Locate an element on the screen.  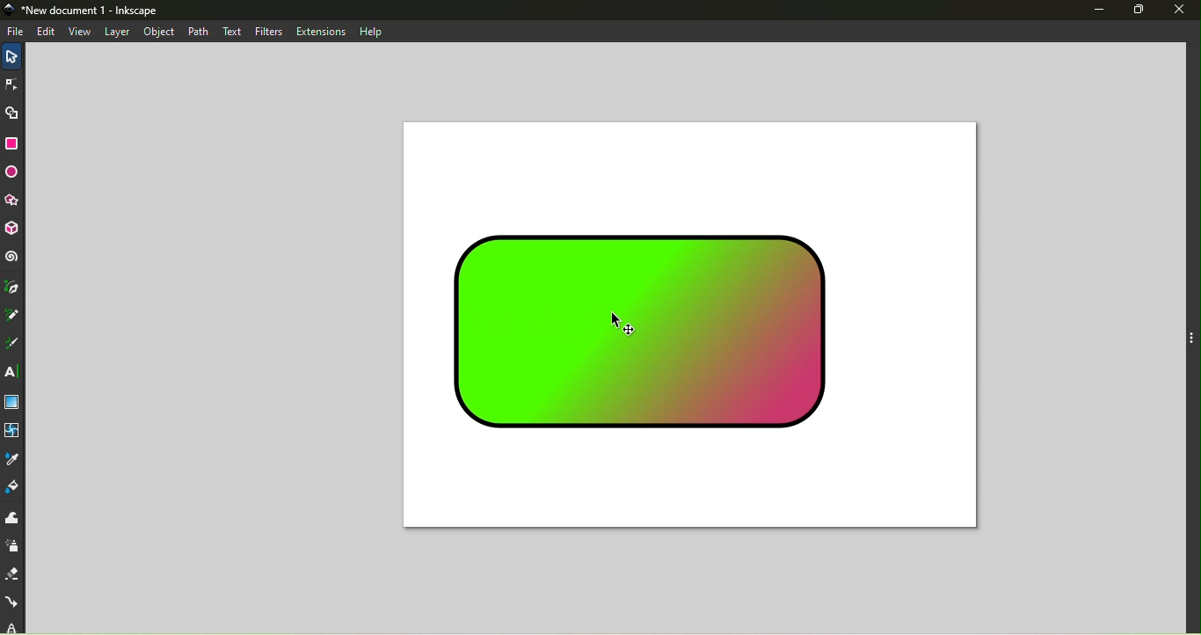
3D box tool is located at coordinates (15, 230).